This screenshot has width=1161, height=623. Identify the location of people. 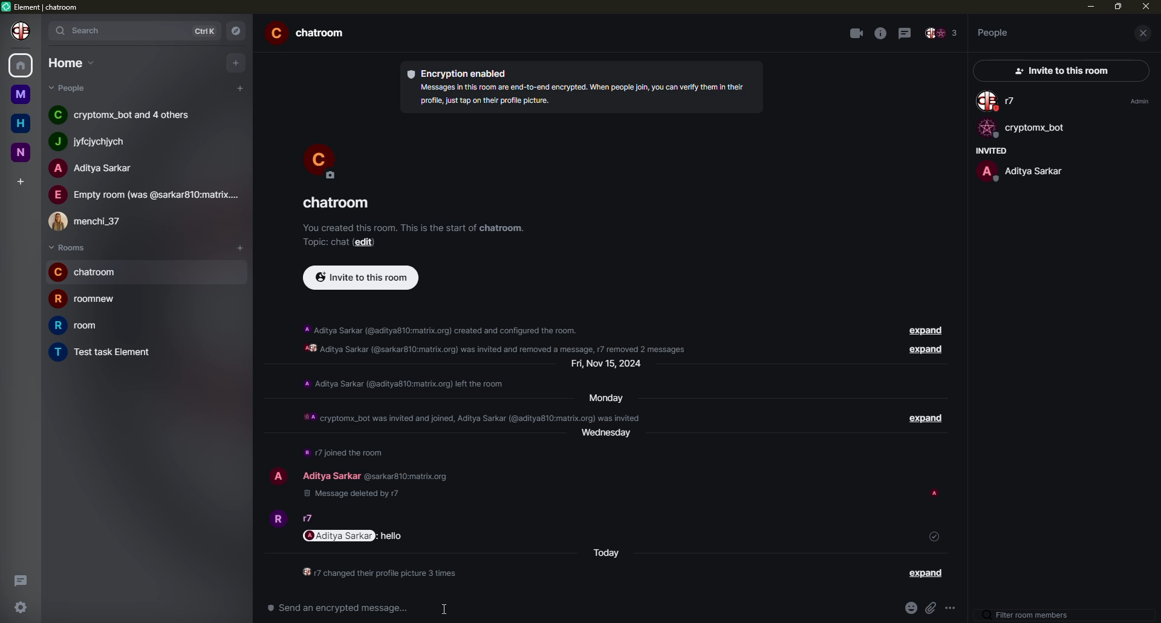
(96, 142).